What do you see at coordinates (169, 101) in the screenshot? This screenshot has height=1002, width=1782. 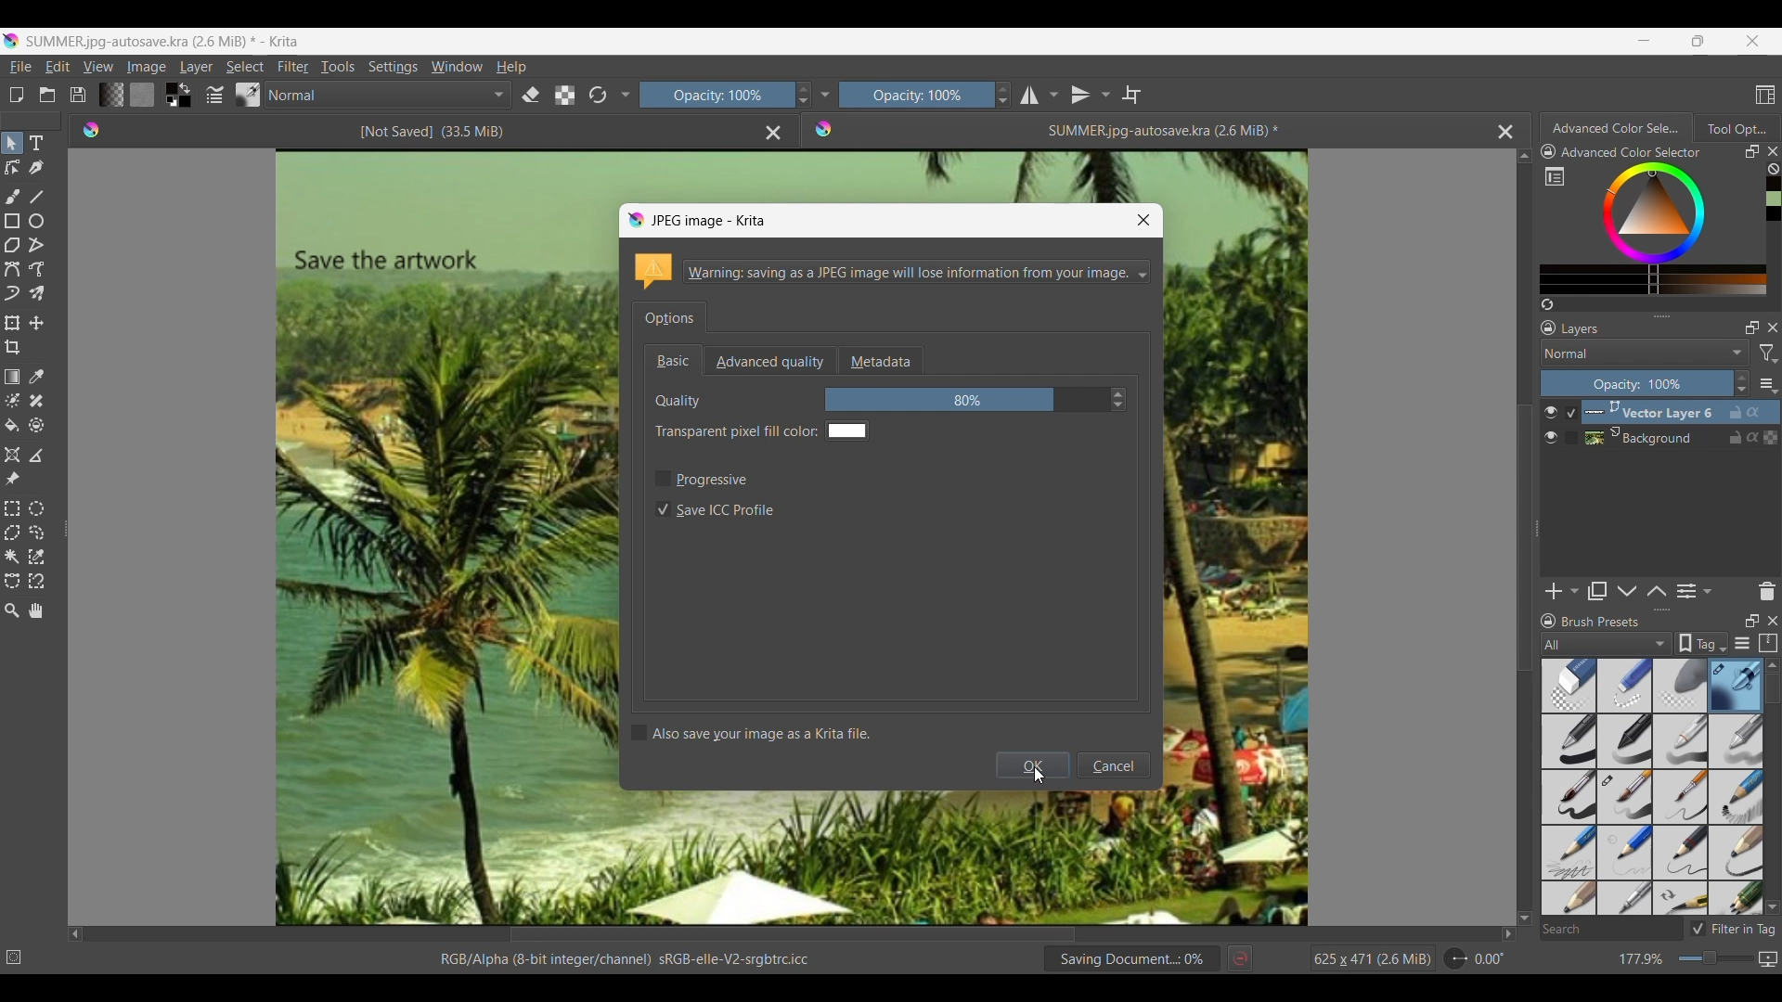 I see `Set background and foreground color to black and white respectively` at bounding box center [169, 101].